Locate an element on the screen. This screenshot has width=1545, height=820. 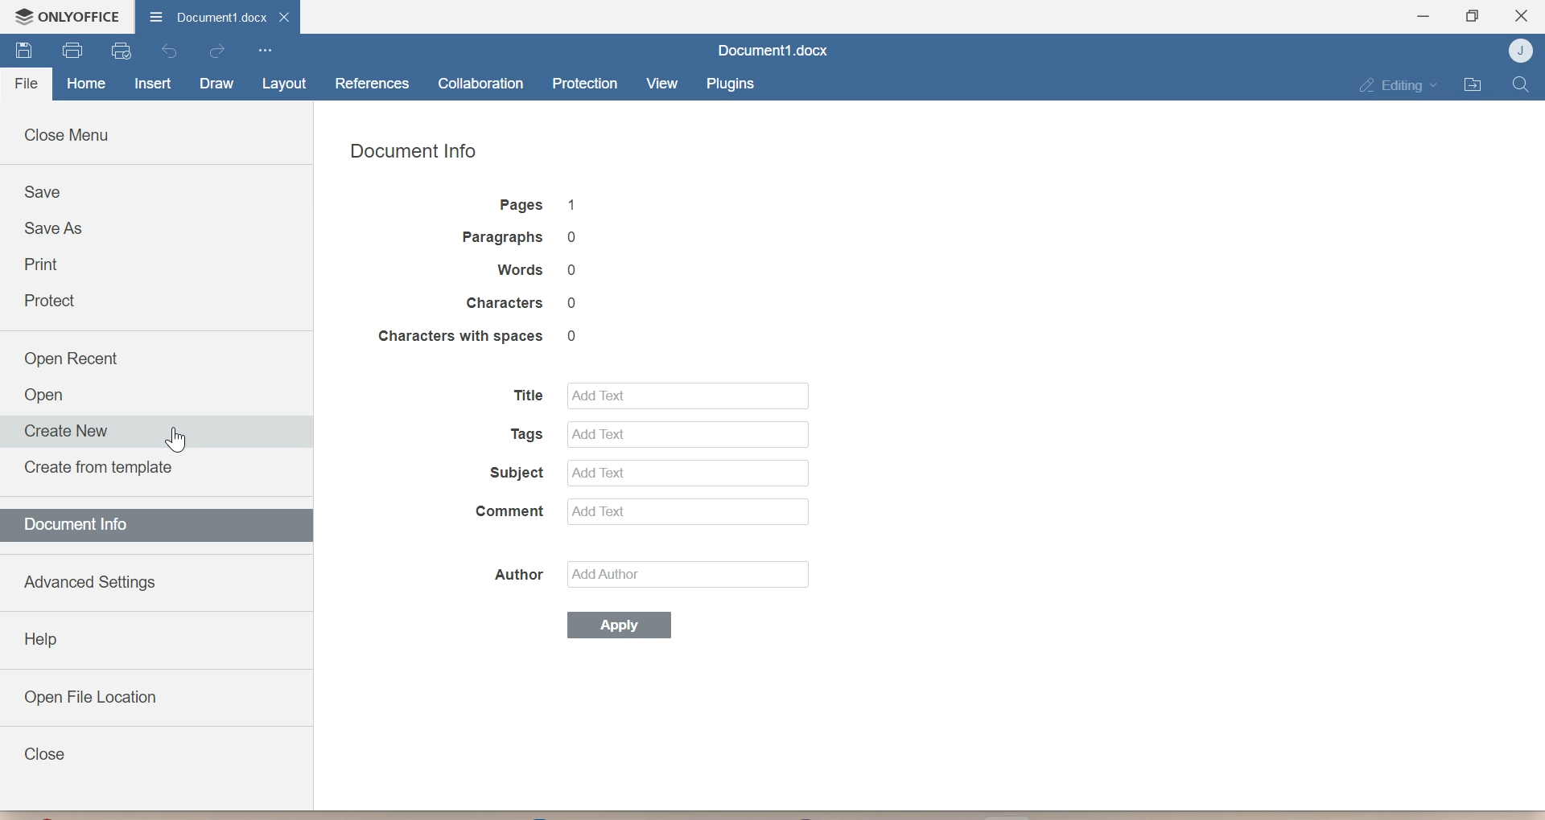
Subject is located at coordinates (511, 474).